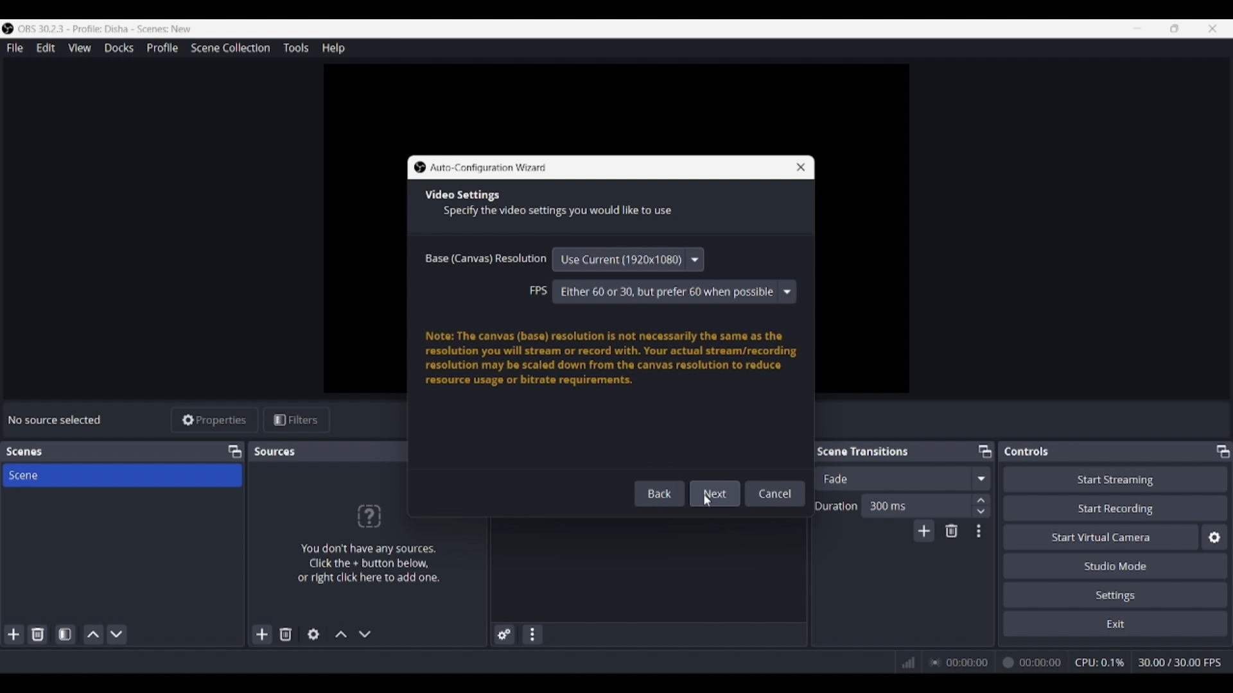 This screenshot has height=693, width=1233. I want to click on Input duration, so click(915, 505).